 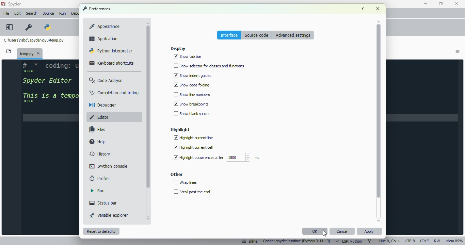 What do you see at coordinates (209, 66) in the screenshot?
I see `show selector for classes and functions` at bounding box center [209, 66].